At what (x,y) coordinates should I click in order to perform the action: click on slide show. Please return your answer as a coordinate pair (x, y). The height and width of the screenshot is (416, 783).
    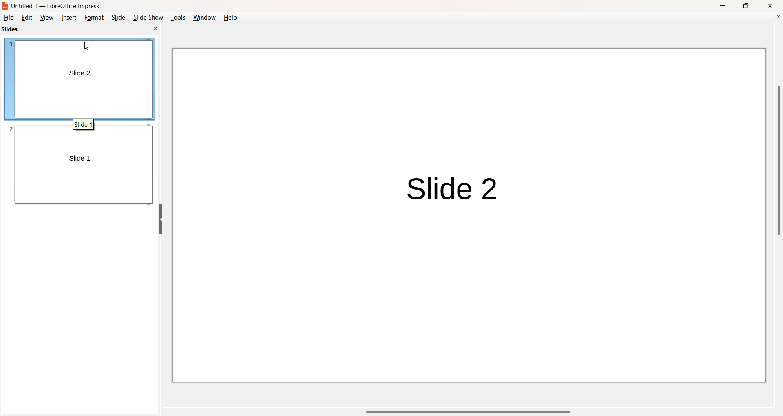
    Looking at the image, I should click on (148, 17).